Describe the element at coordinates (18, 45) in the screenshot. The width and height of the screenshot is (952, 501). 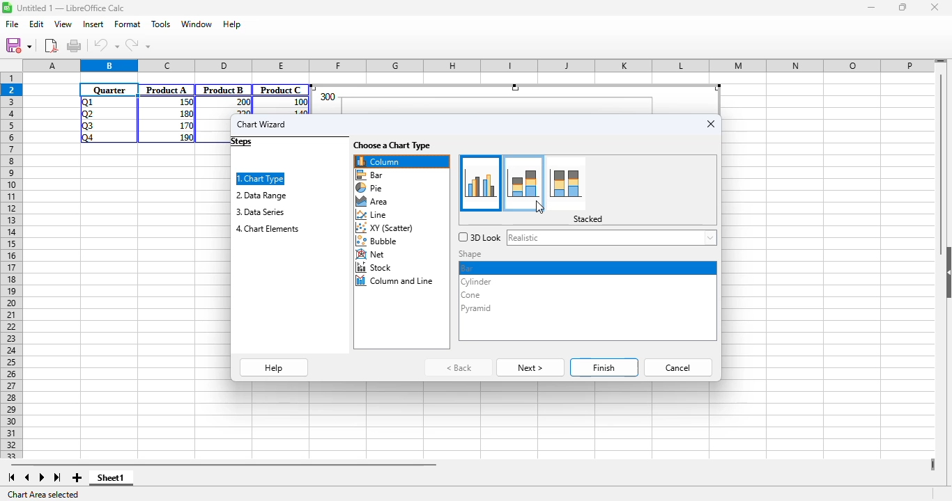
I see `save` at that location.